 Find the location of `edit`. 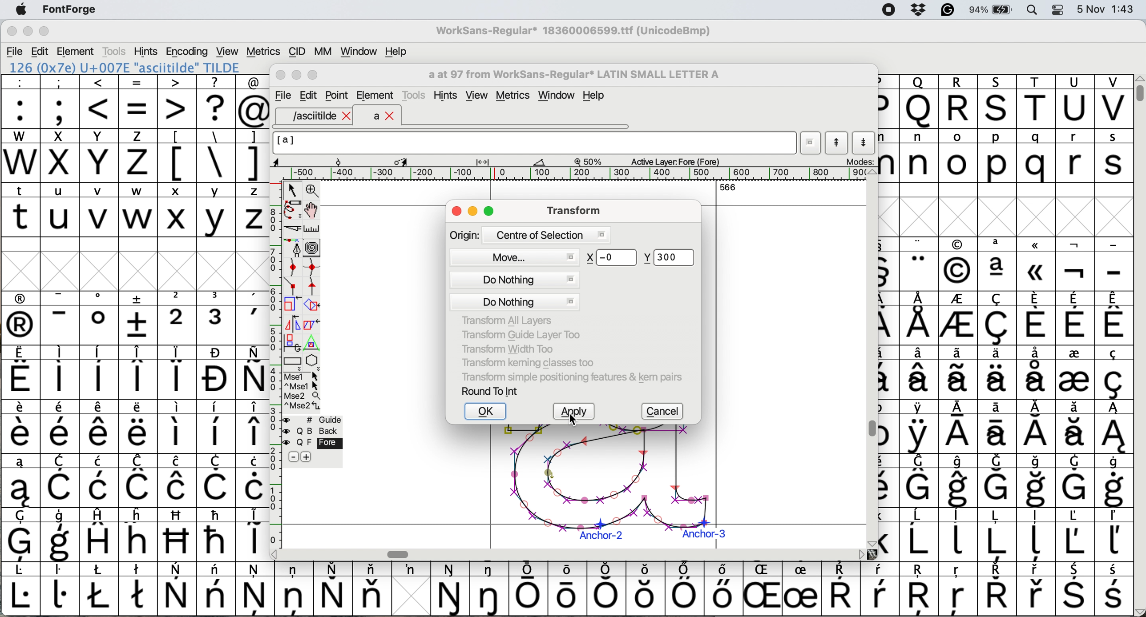

edit is located at coordinates (41, 52).